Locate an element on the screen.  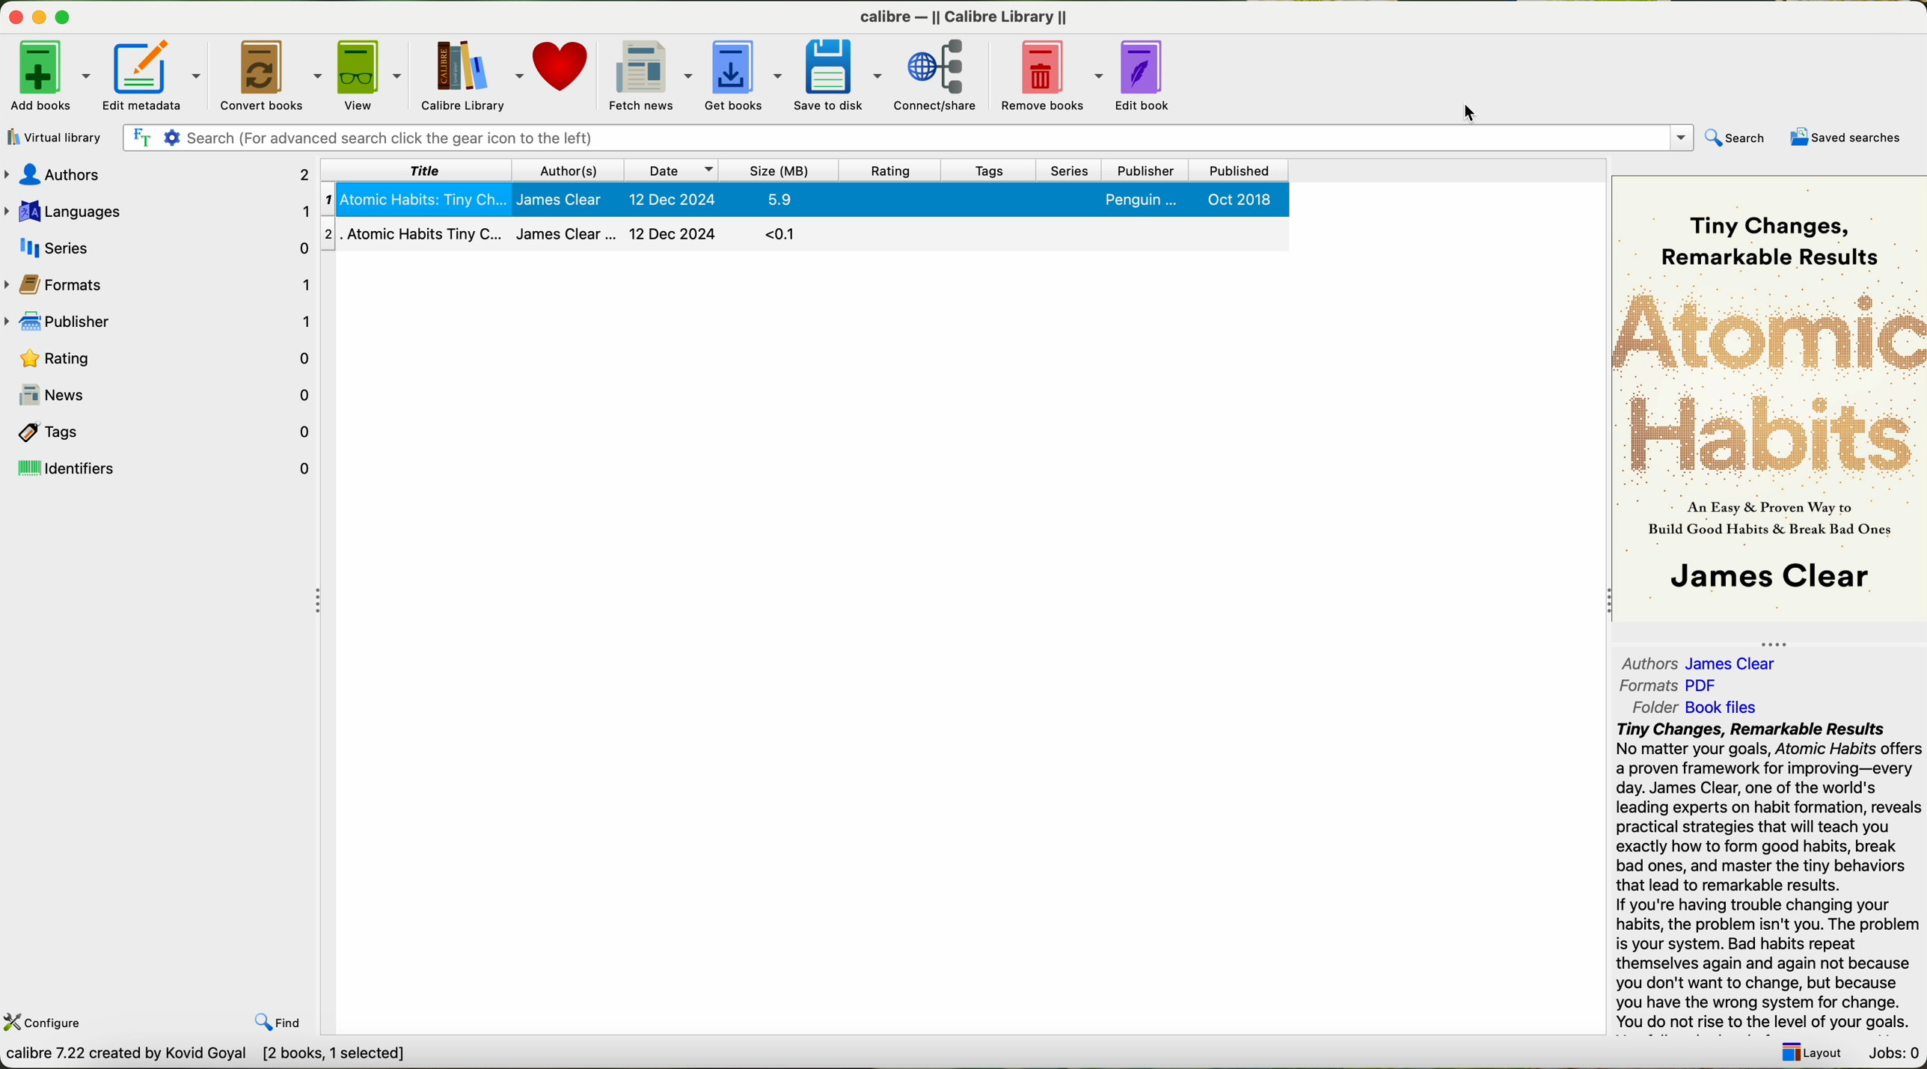
rating is located at coordinates (162, 356).